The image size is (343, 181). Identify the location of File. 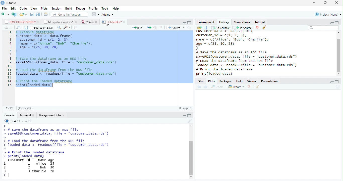
(4, 8).